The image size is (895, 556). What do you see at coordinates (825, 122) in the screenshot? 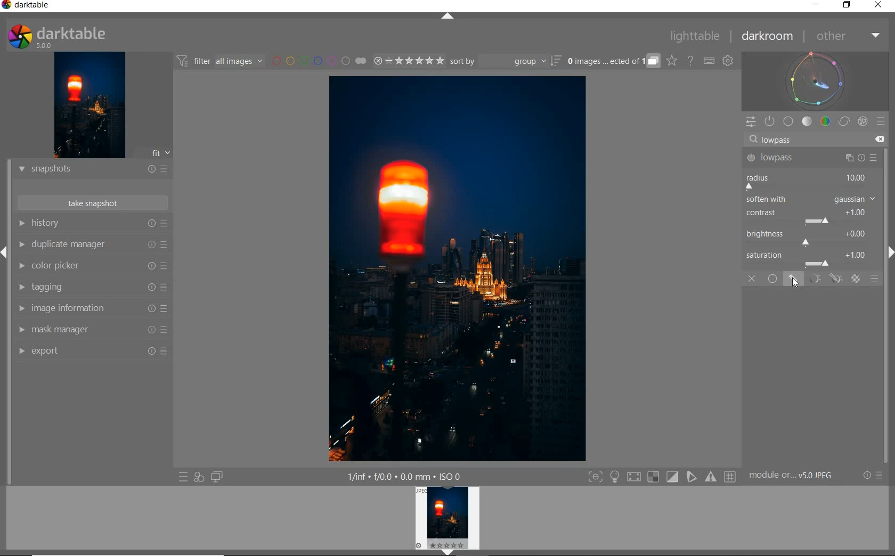
I see `COLOR` at bounding box center [825, 122].